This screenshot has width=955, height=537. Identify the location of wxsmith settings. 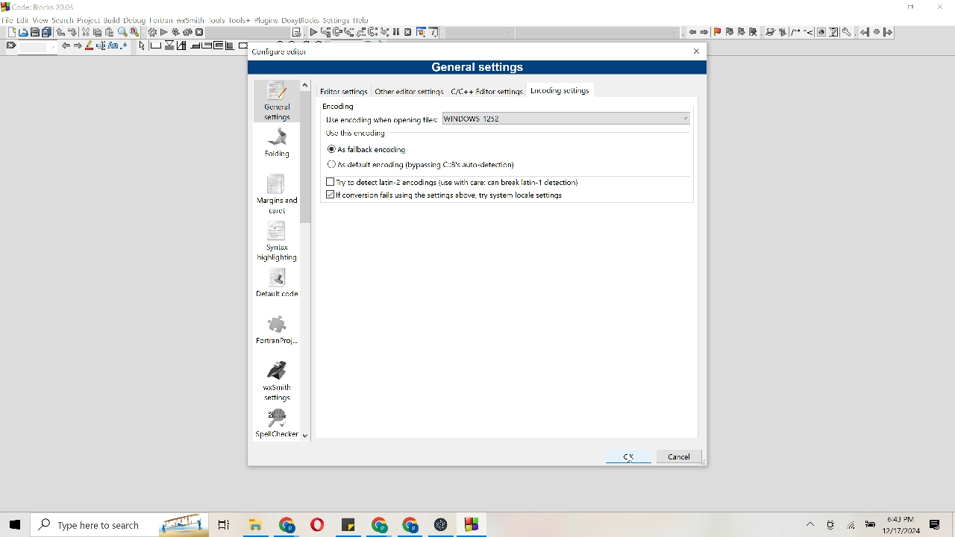
(276, 380).